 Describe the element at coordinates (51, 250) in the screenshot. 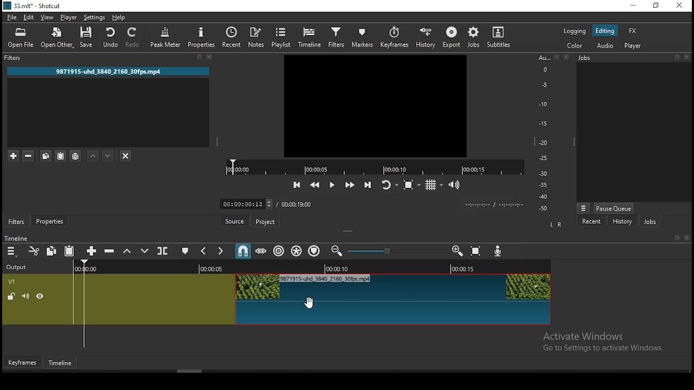

I see `copy` at that location.